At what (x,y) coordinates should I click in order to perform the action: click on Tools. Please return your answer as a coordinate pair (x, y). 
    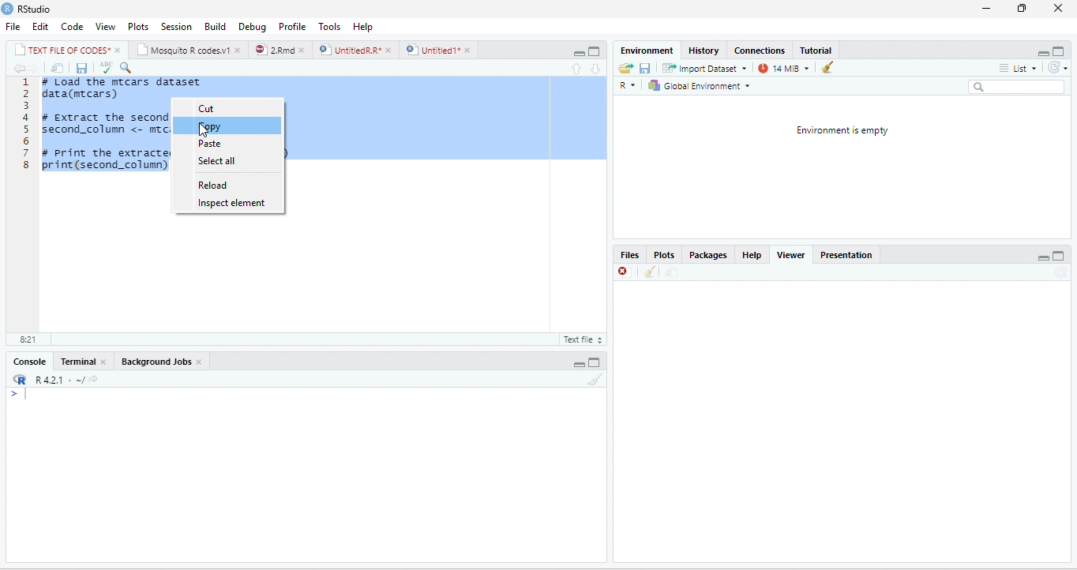
    Looking at the image, I should click on (330, 25).